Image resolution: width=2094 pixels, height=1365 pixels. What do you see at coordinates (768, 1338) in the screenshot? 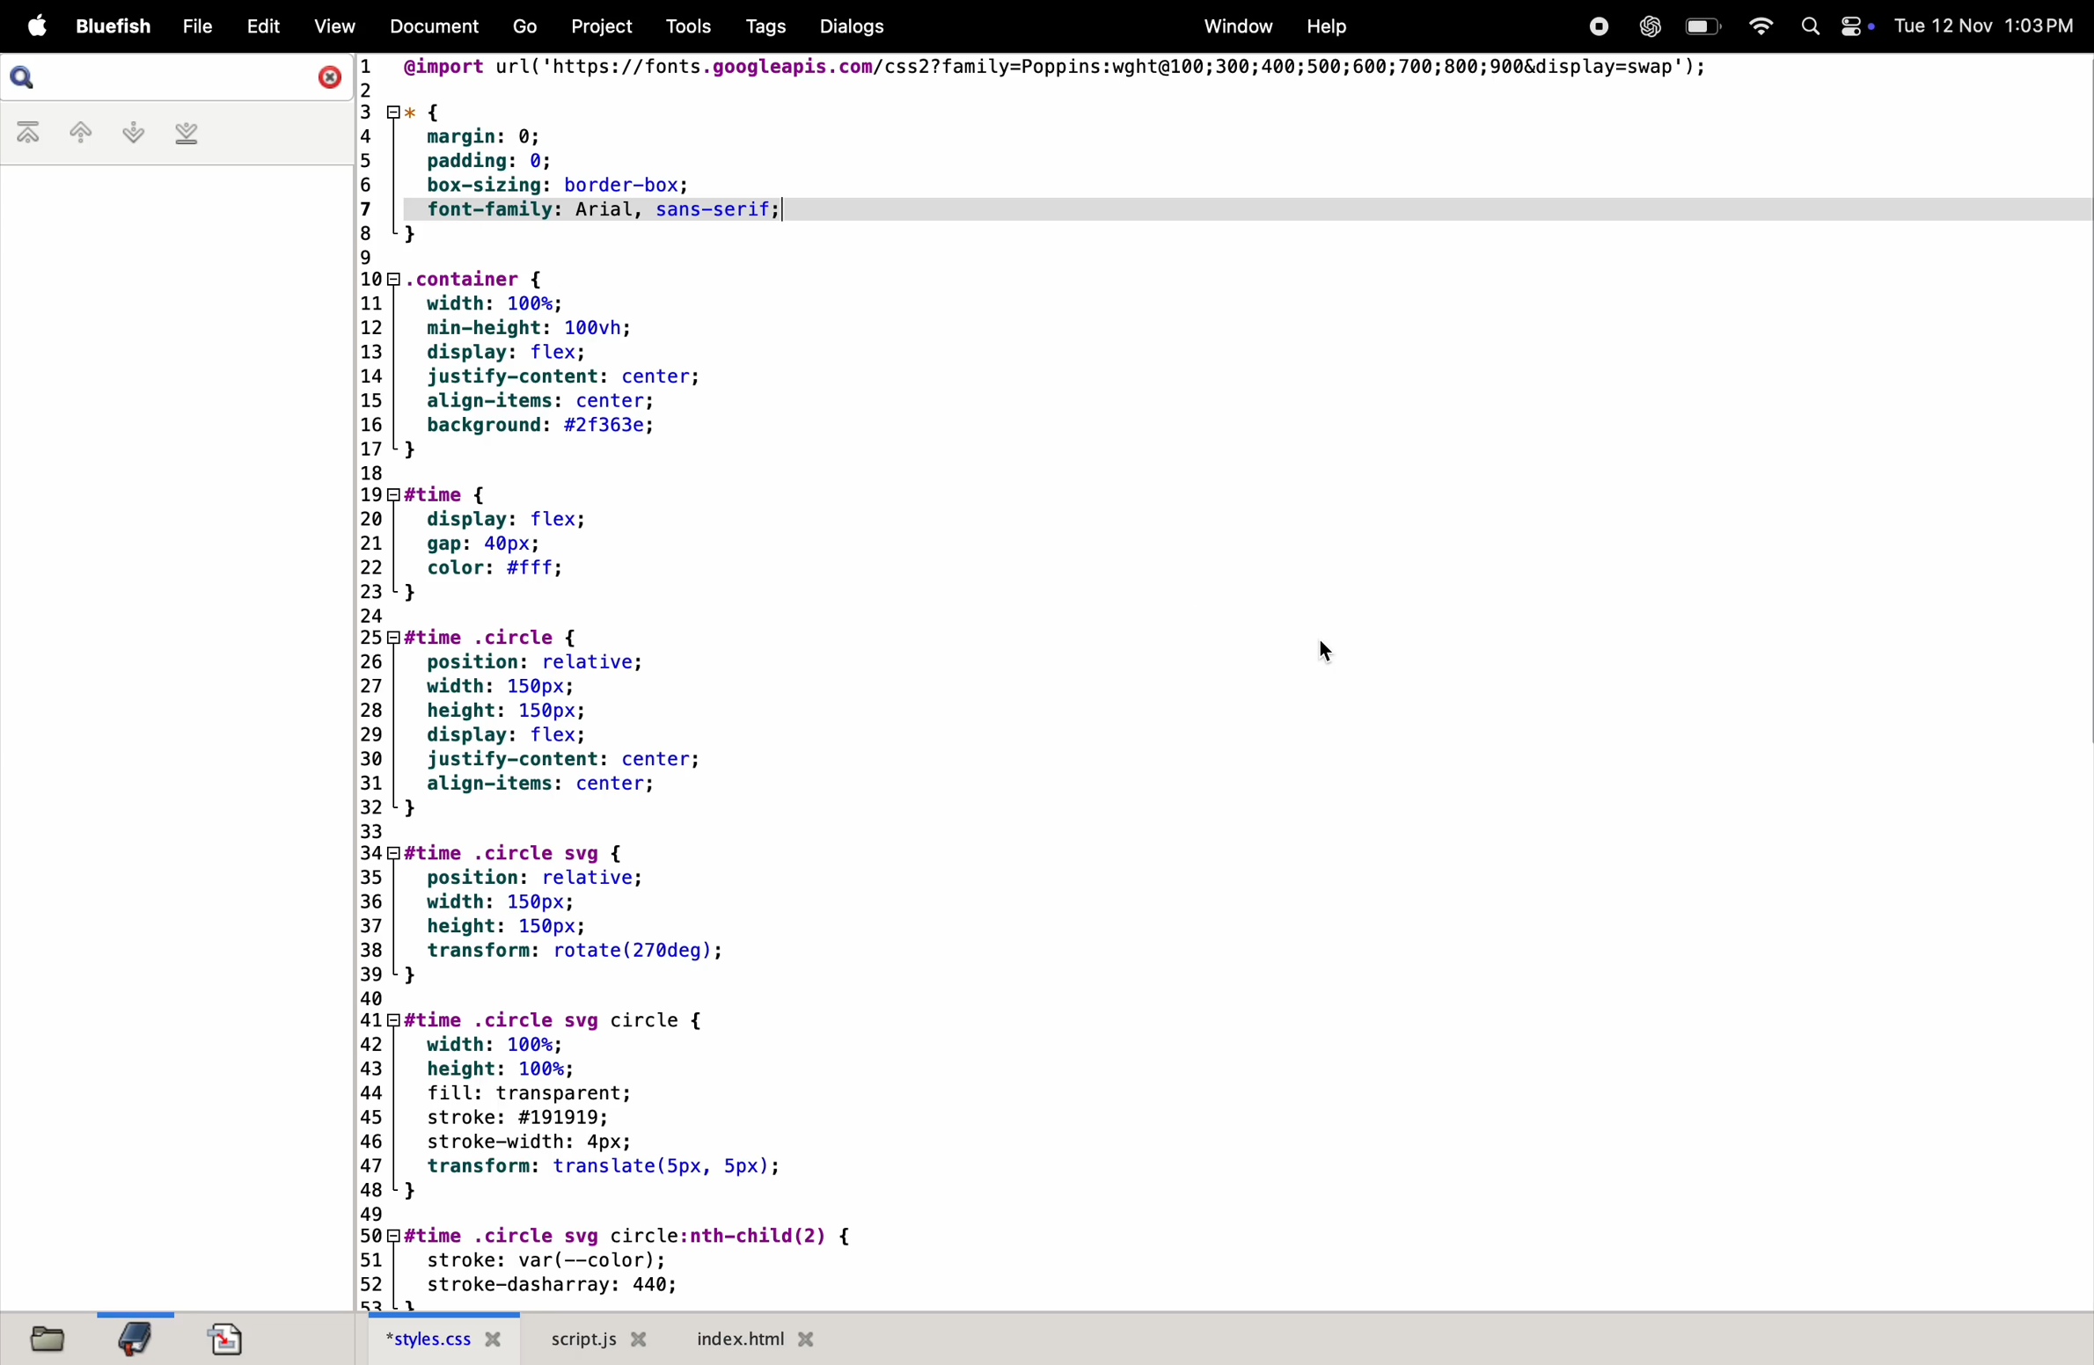
I see `index.html file` at bounding box center [768, 1338].